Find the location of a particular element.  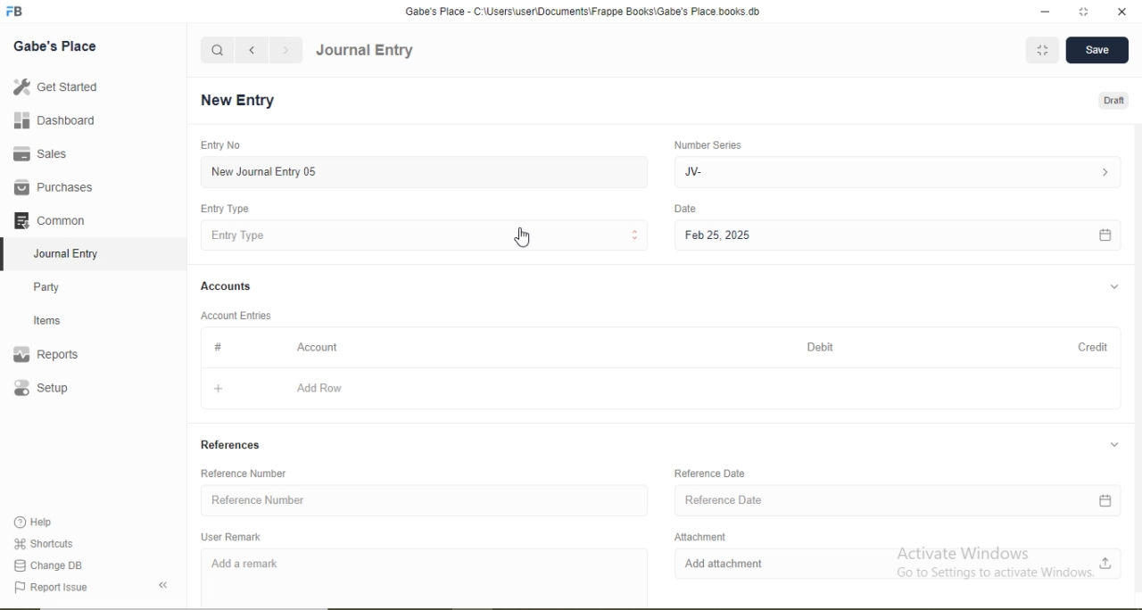

Number Series is located at coordinates (707, 144).